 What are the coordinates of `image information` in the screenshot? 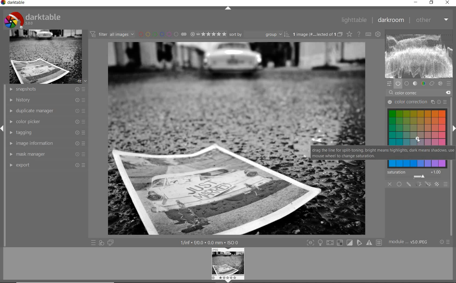 It's located at (47, 143).